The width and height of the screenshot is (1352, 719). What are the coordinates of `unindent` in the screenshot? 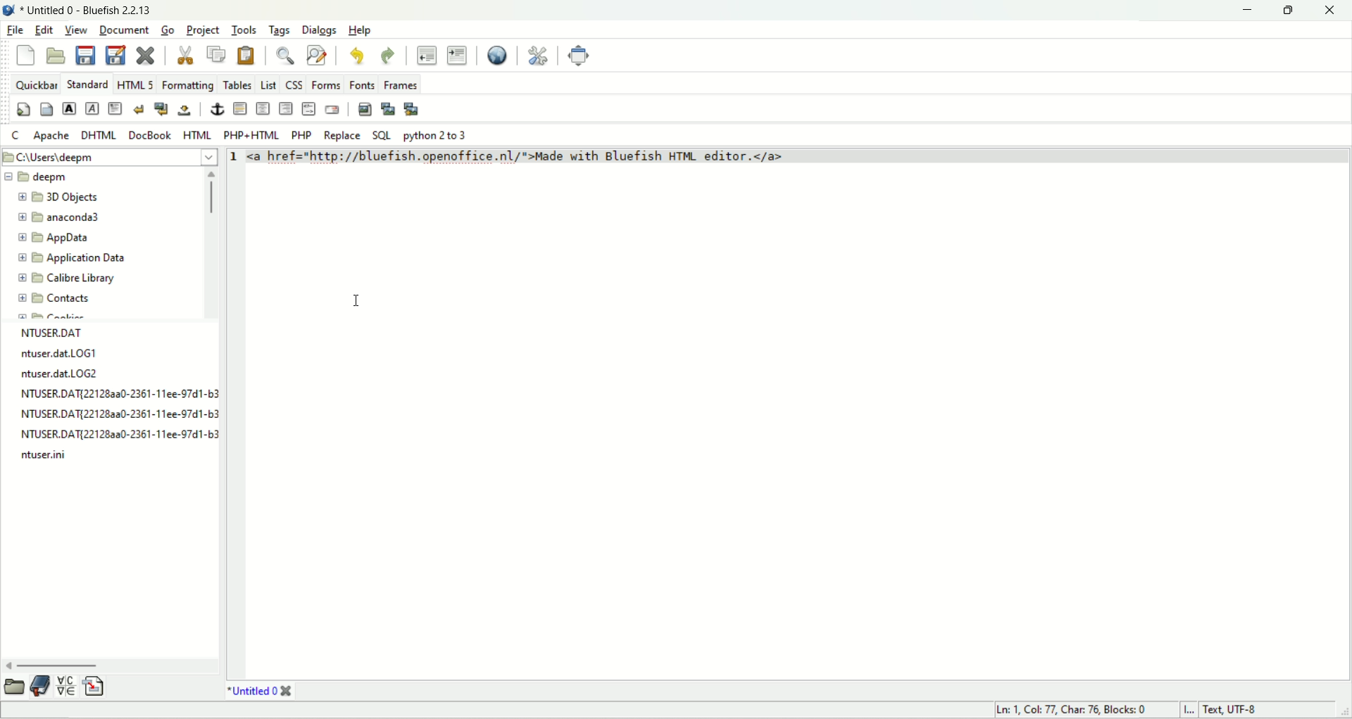 It's located at (427, 53).